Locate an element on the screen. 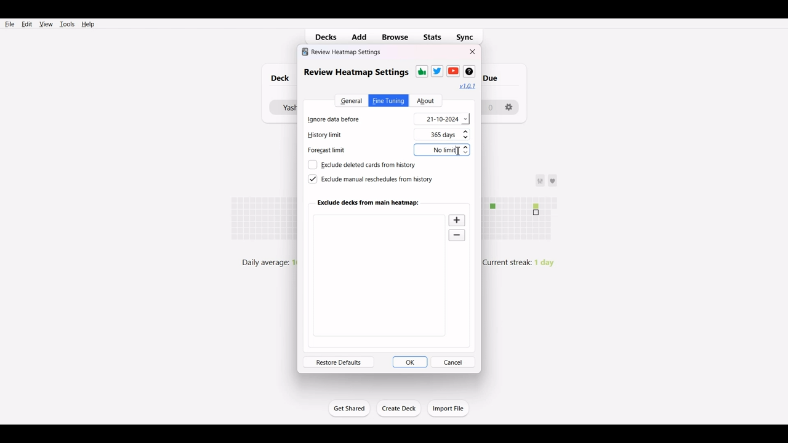  General is located at coordinates (350, 100).